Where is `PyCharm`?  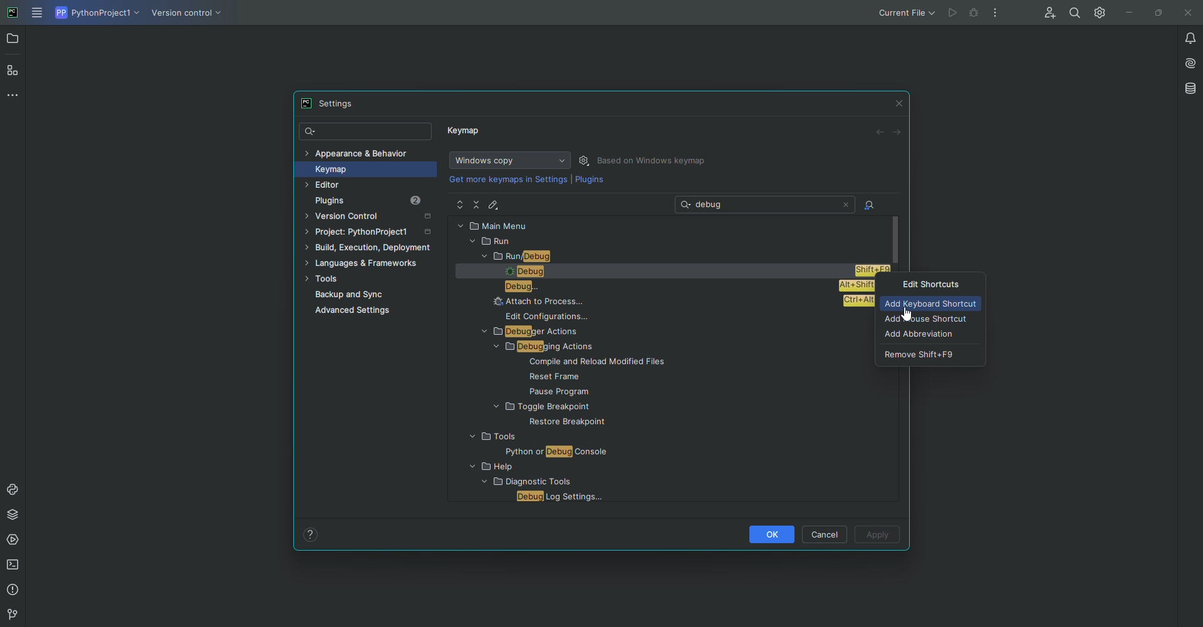 PyCharm is located at coordinates (13, 14).